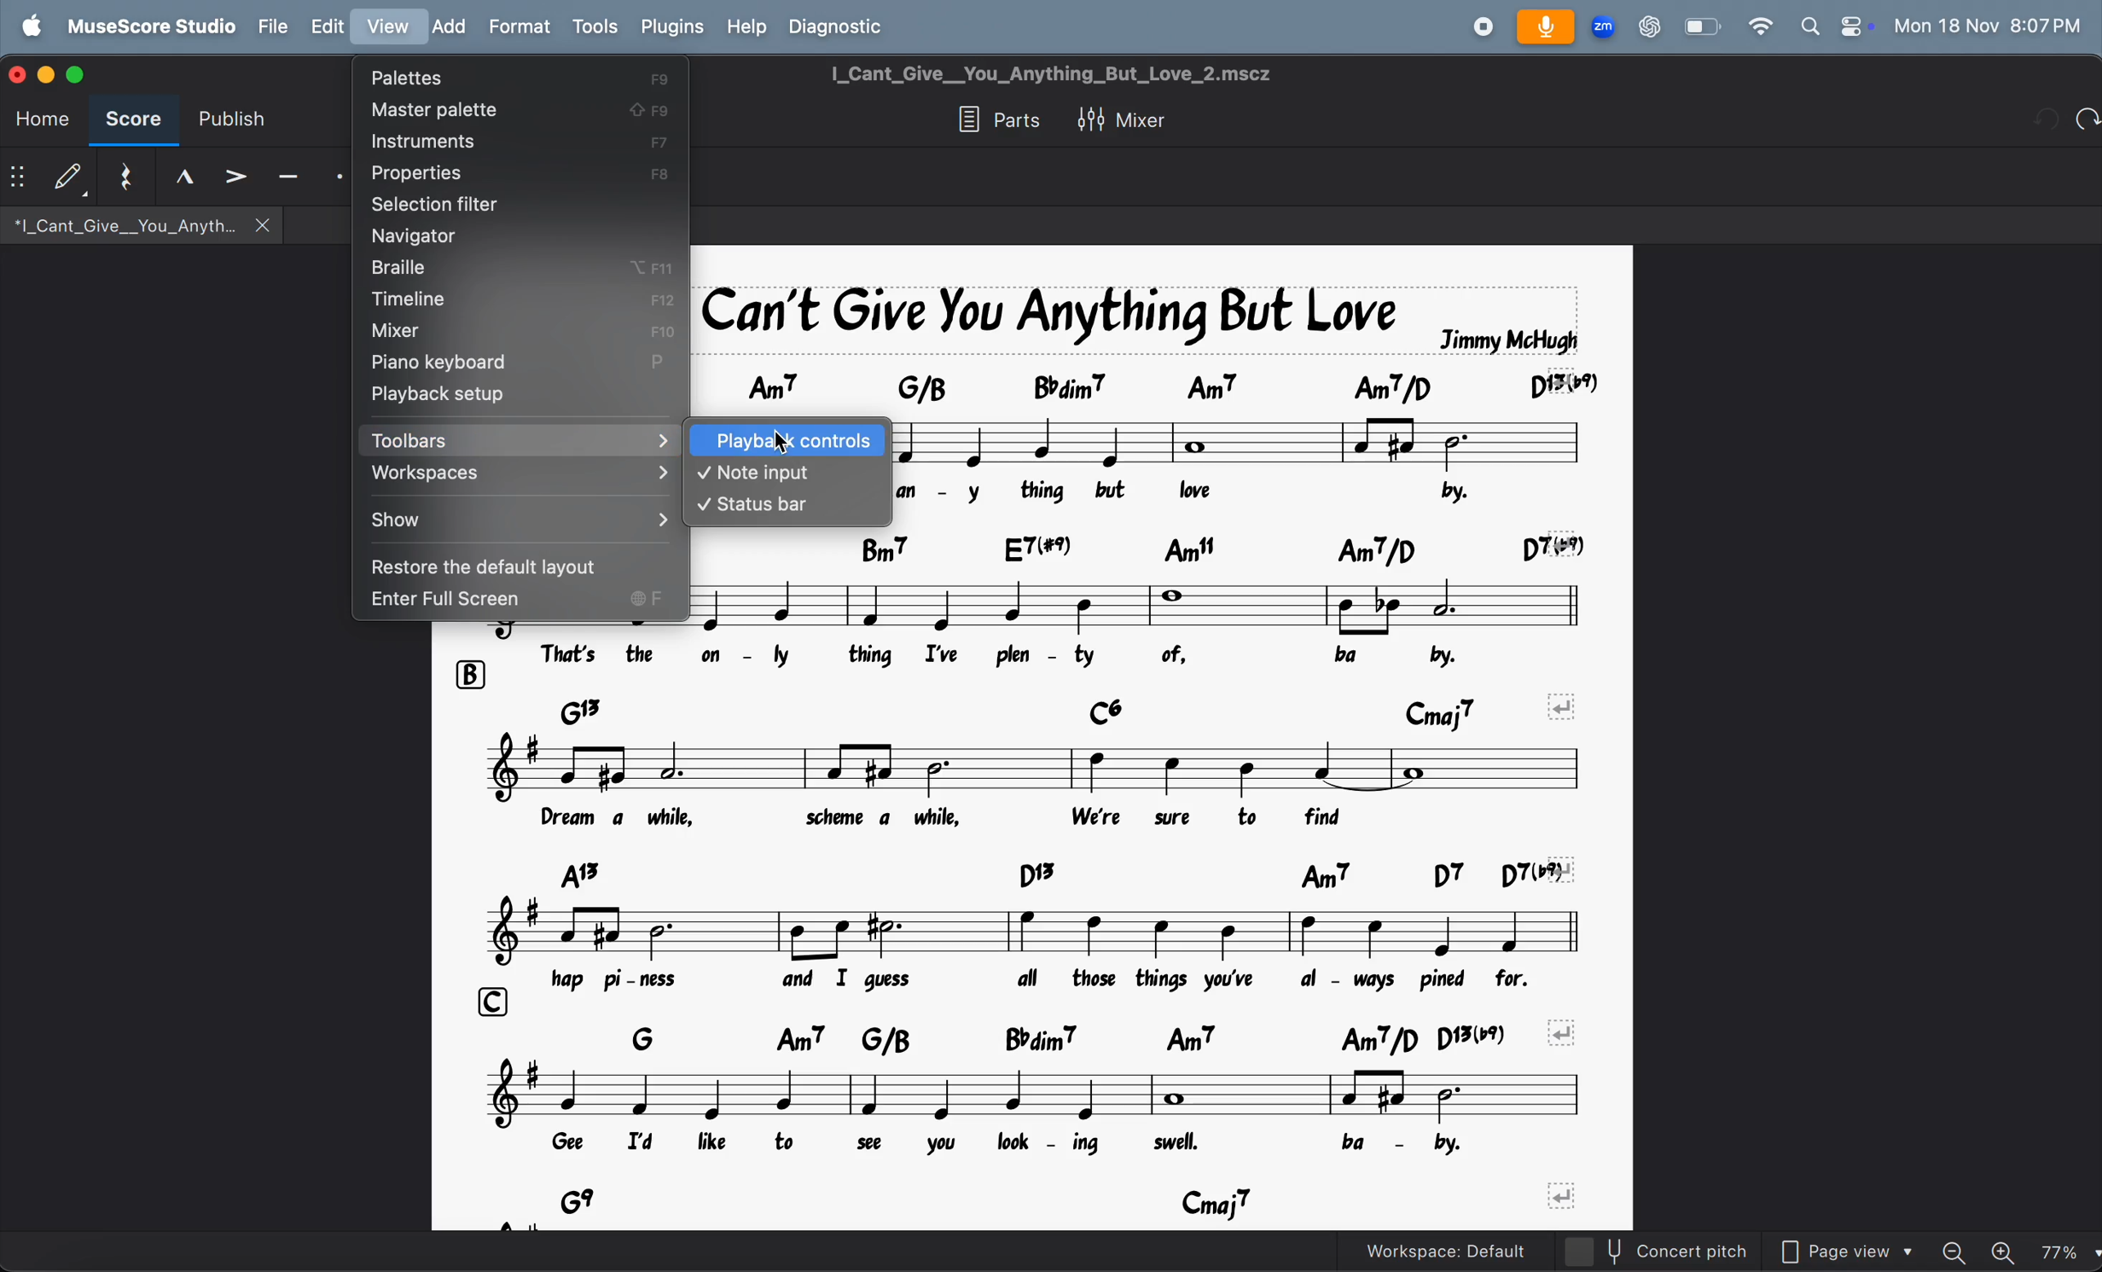 The width and height of the screenshot is (2102, 1272). I want to click on timline, so click(515, 299).